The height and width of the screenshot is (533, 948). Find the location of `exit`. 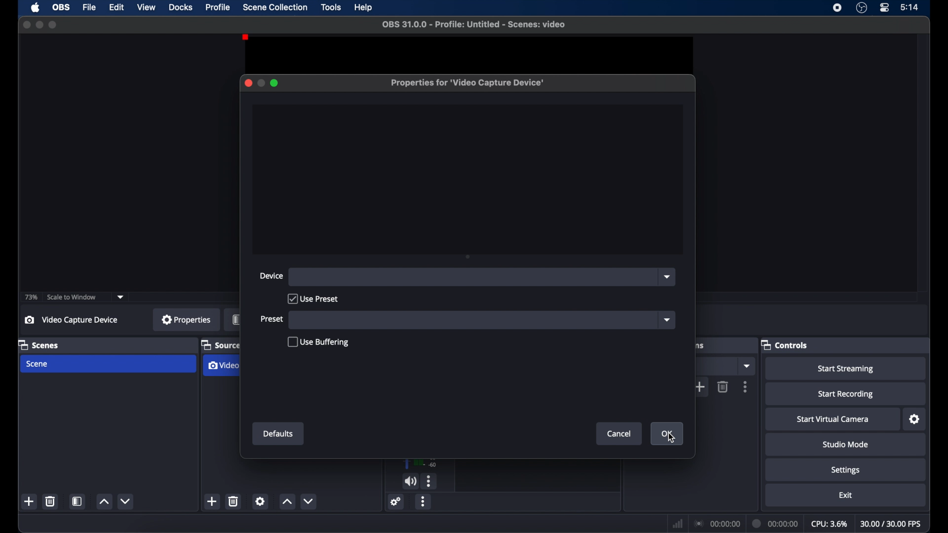

exit is located at coordinates (845, 495).